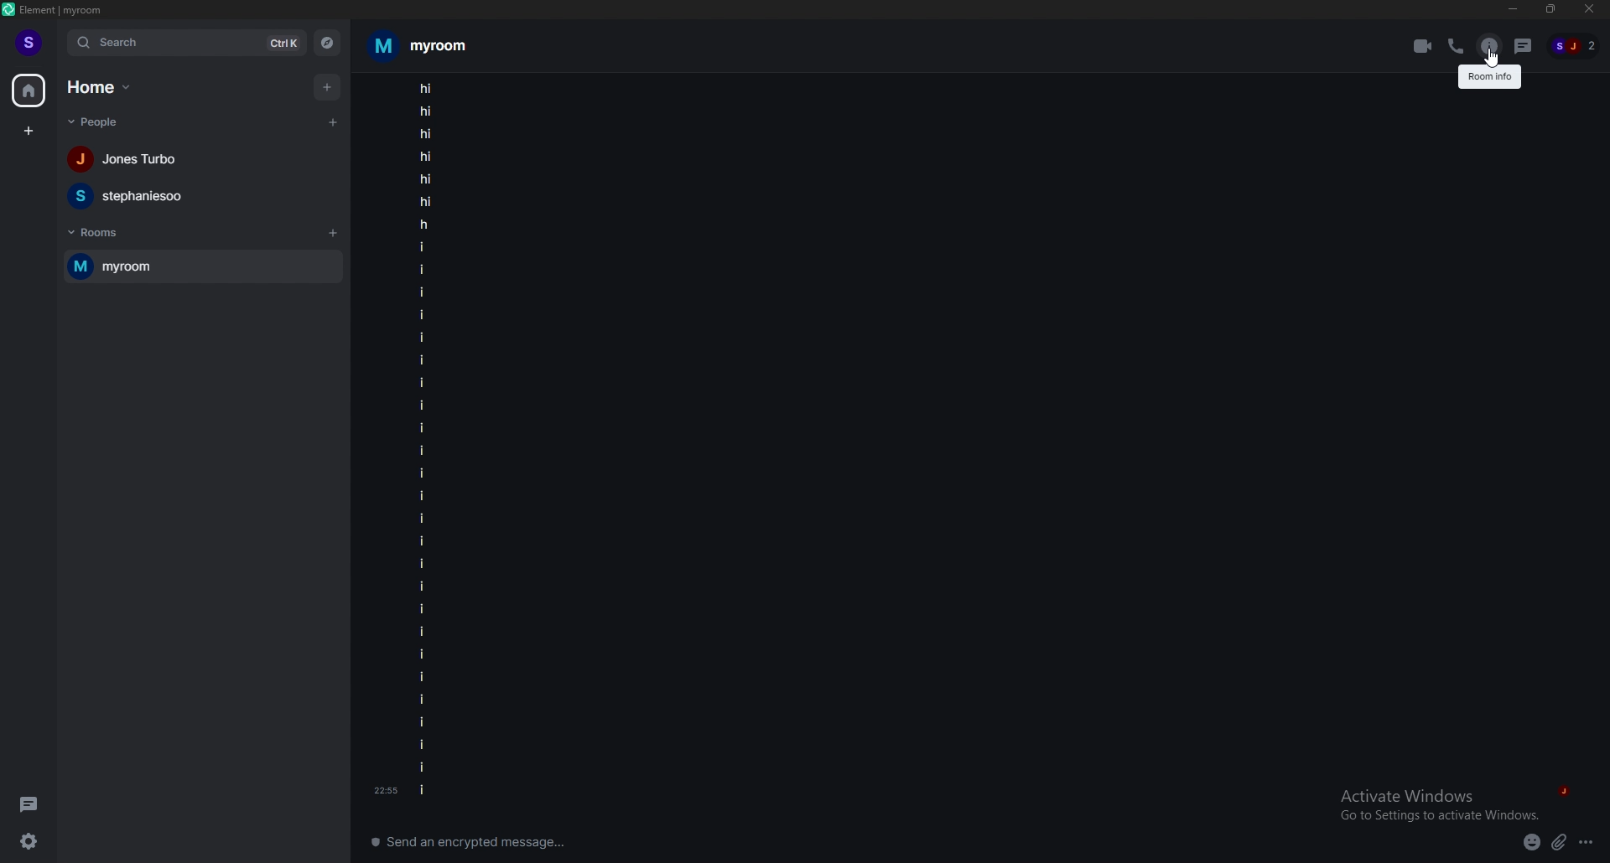 This screenshot has width=1610, height=863. Describe the element at coordinates (129, 160) in the screenshot. I see `people` at that location.